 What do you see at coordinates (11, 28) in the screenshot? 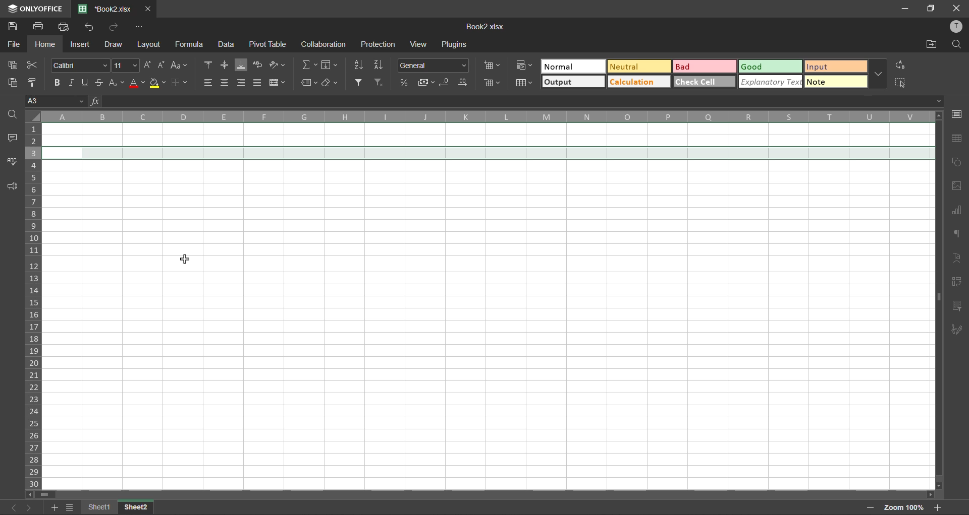
I see `save` at bounding box center [11, 28].